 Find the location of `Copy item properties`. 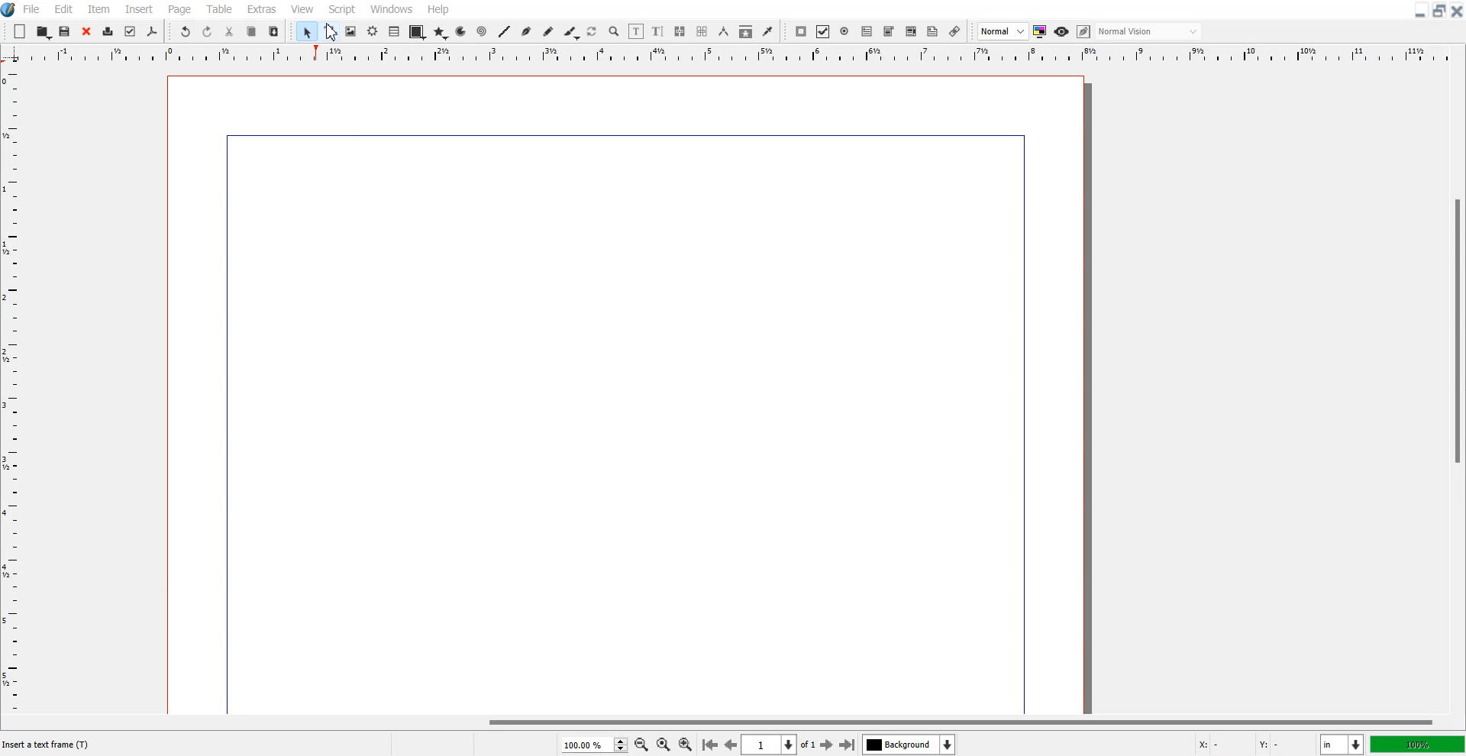

Copy item properties is located at coordinates (746, 32).